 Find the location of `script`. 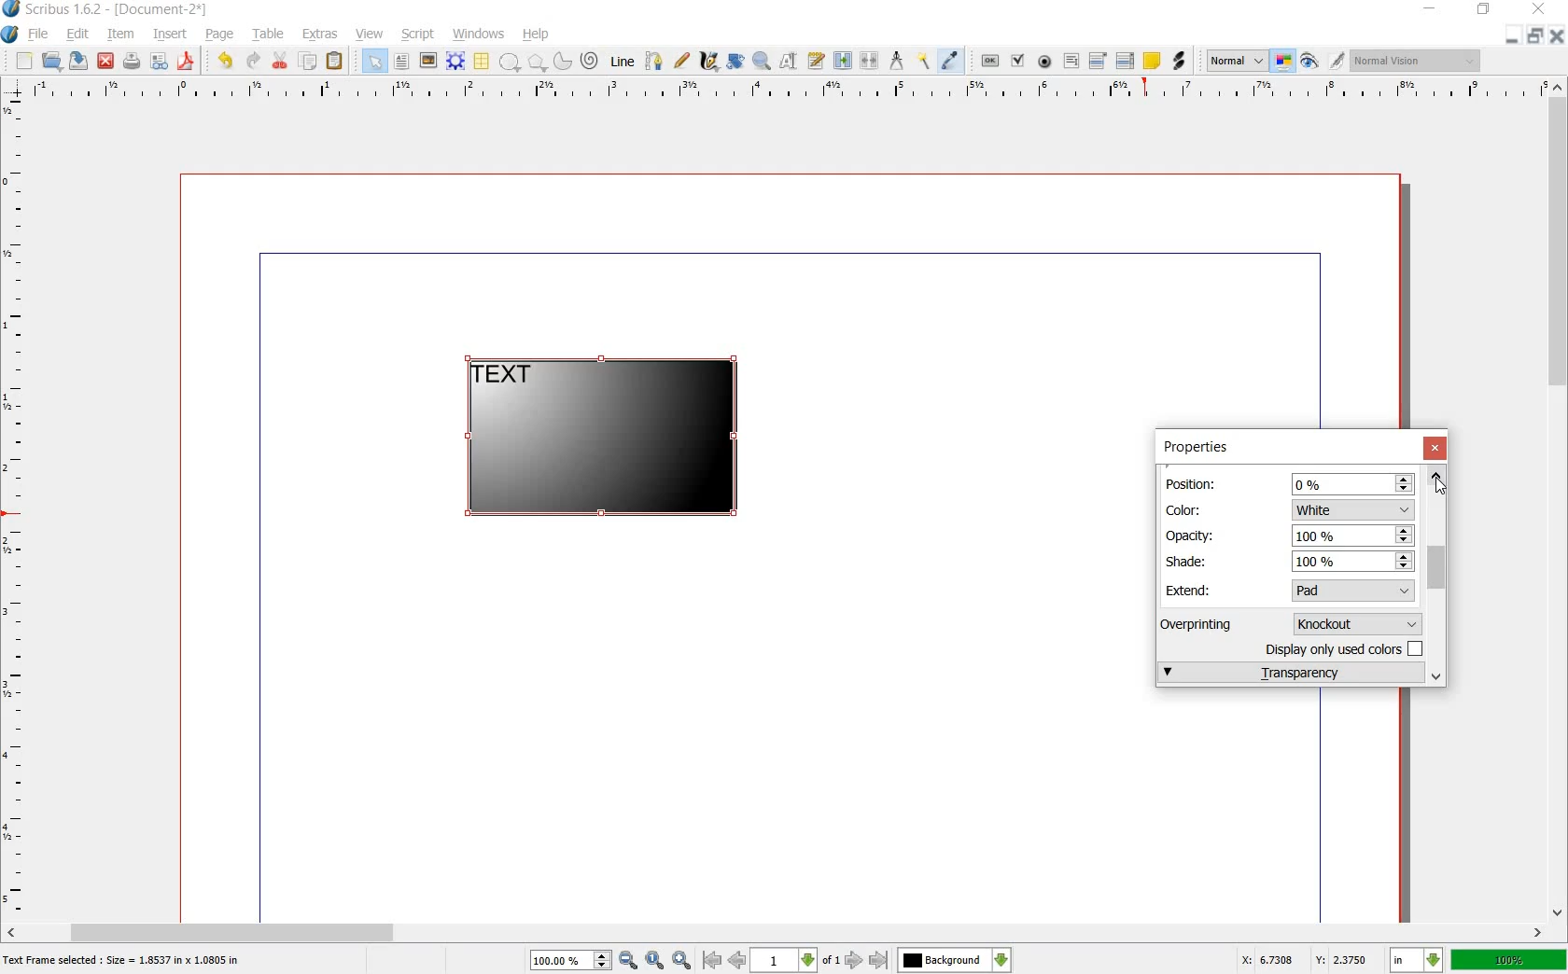

script is located at coordinates (419, 35).